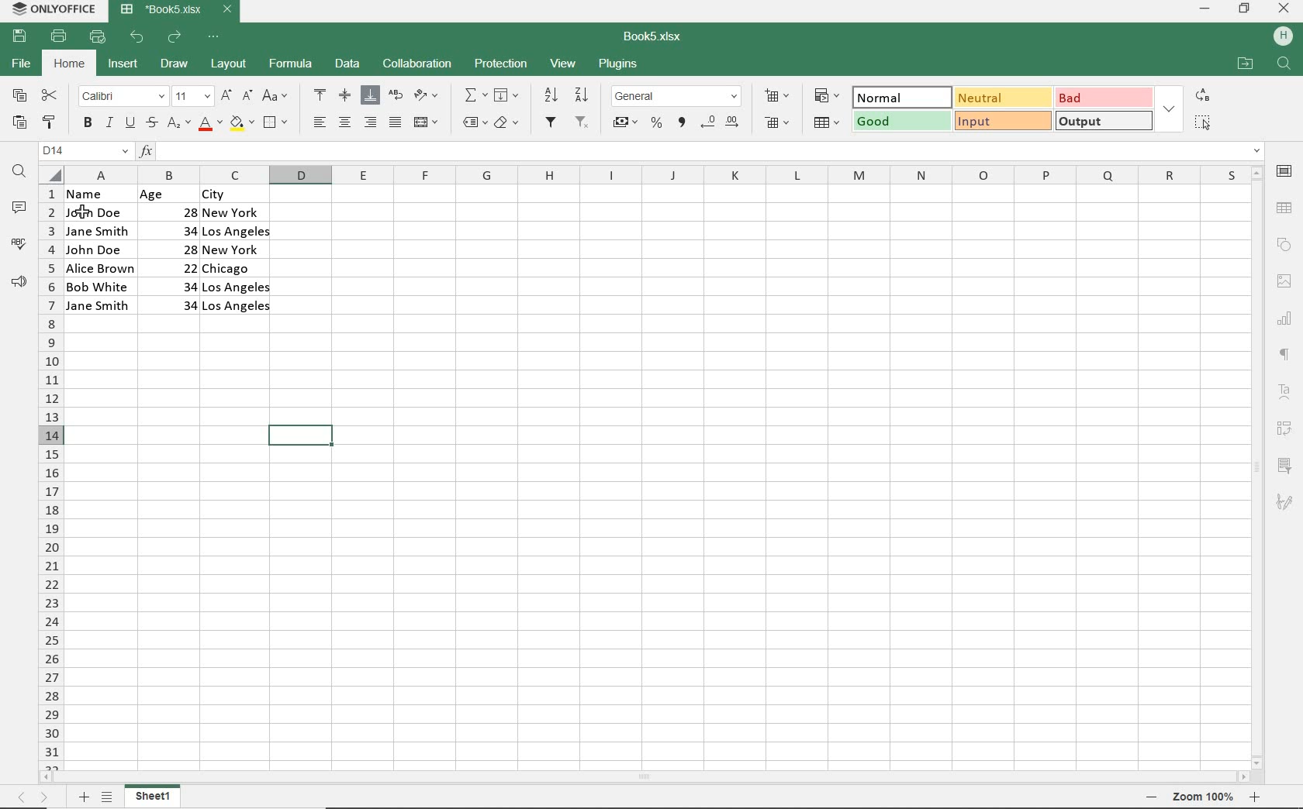 Image resolution: width=1303 pixels, height=809 pixels. What do you see at coordinates (371, 122) in the screenshot?
I see `ALIGN RIGHT` at bounding box center [371, 122].